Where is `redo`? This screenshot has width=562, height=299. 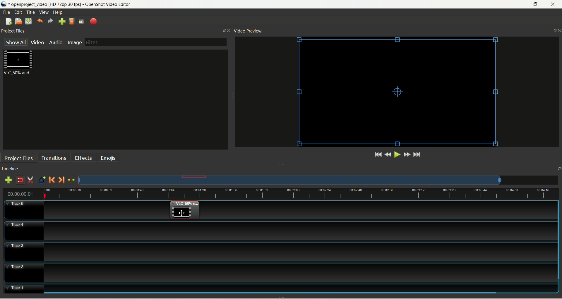
redo is located at coordinates (51, 21).